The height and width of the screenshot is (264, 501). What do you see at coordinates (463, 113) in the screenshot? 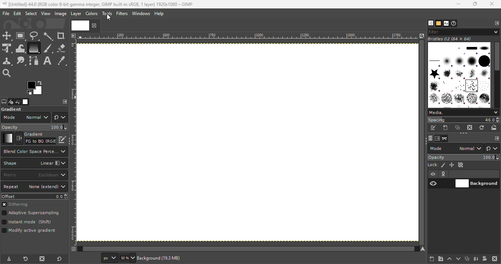
I see `Media` at bounding box center [463, 113].